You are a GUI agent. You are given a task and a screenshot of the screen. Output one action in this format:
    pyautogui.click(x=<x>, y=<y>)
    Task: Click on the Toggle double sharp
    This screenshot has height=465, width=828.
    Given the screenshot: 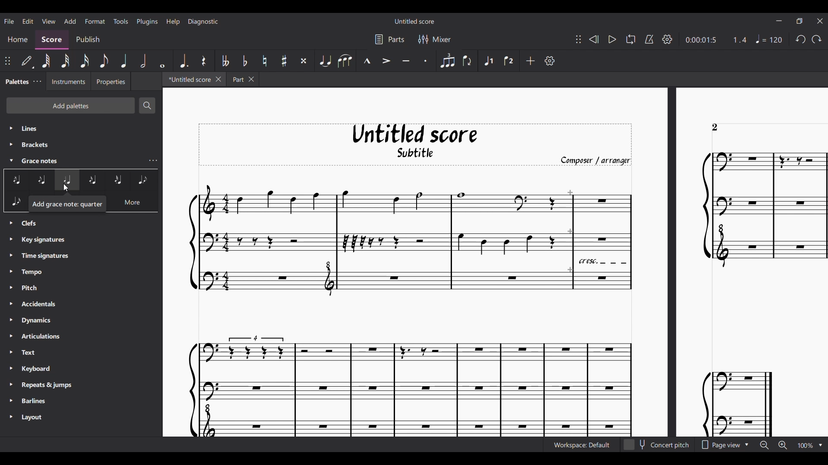 What is the action you would take?
    pyautogui.click(x=304, y=61)
    